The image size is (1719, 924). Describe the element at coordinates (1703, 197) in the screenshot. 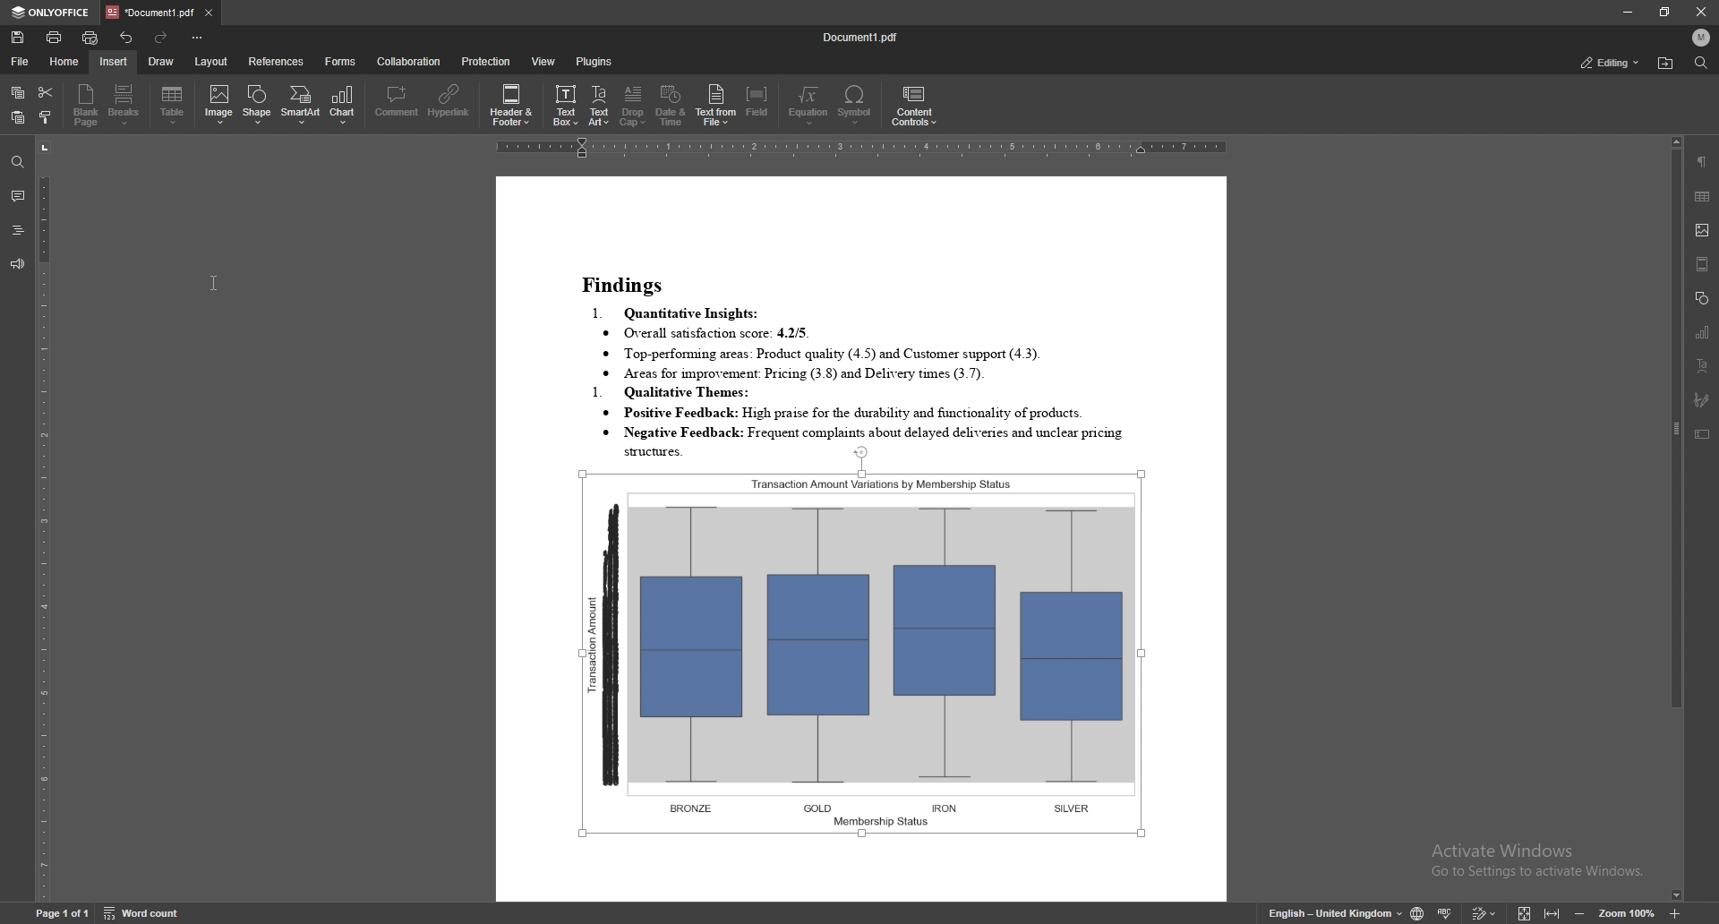

I see `table` at that location.